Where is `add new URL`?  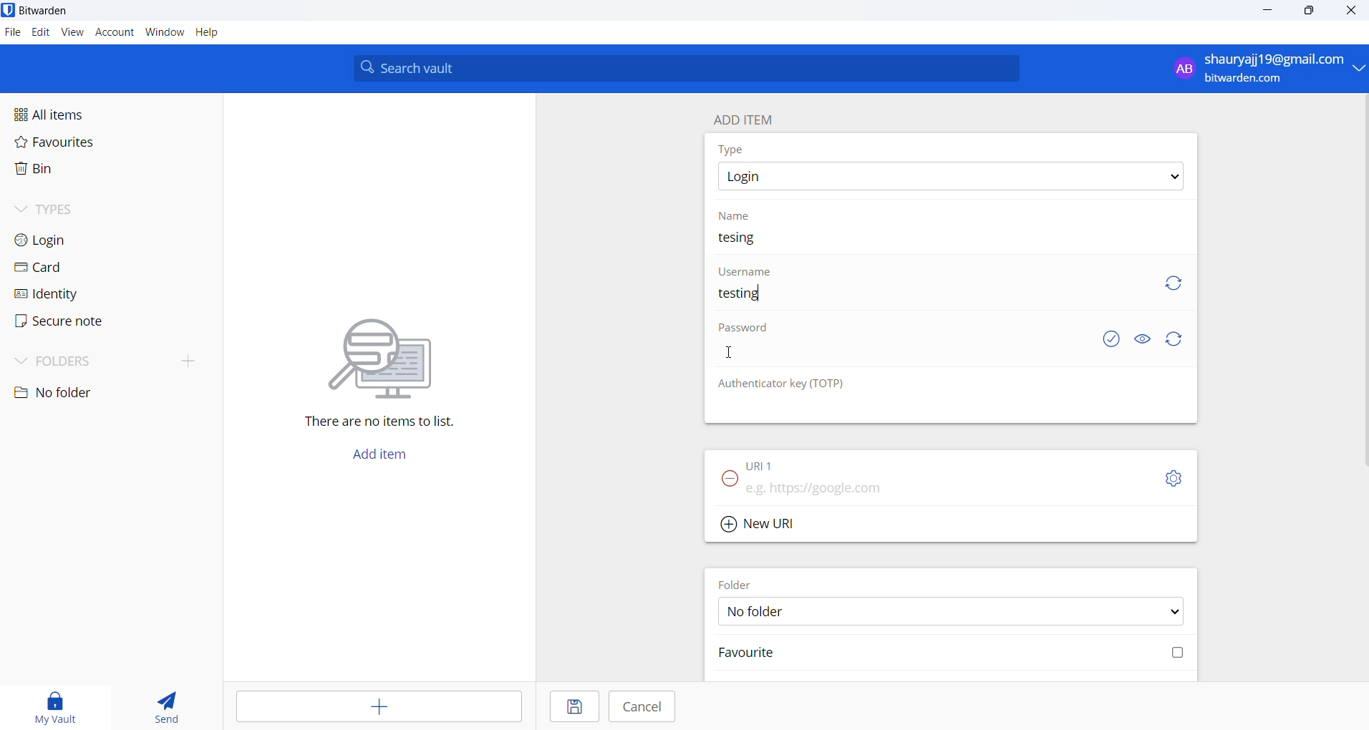 add new URL is located at coordinates (765, 523).